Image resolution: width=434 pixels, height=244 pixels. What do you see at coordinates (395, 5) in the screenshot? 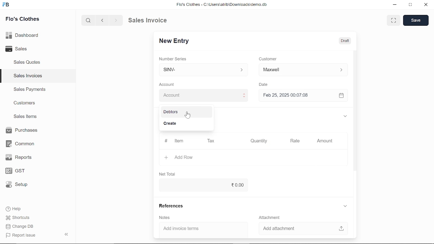
I see `minimize` at bounding box center [395, 5].